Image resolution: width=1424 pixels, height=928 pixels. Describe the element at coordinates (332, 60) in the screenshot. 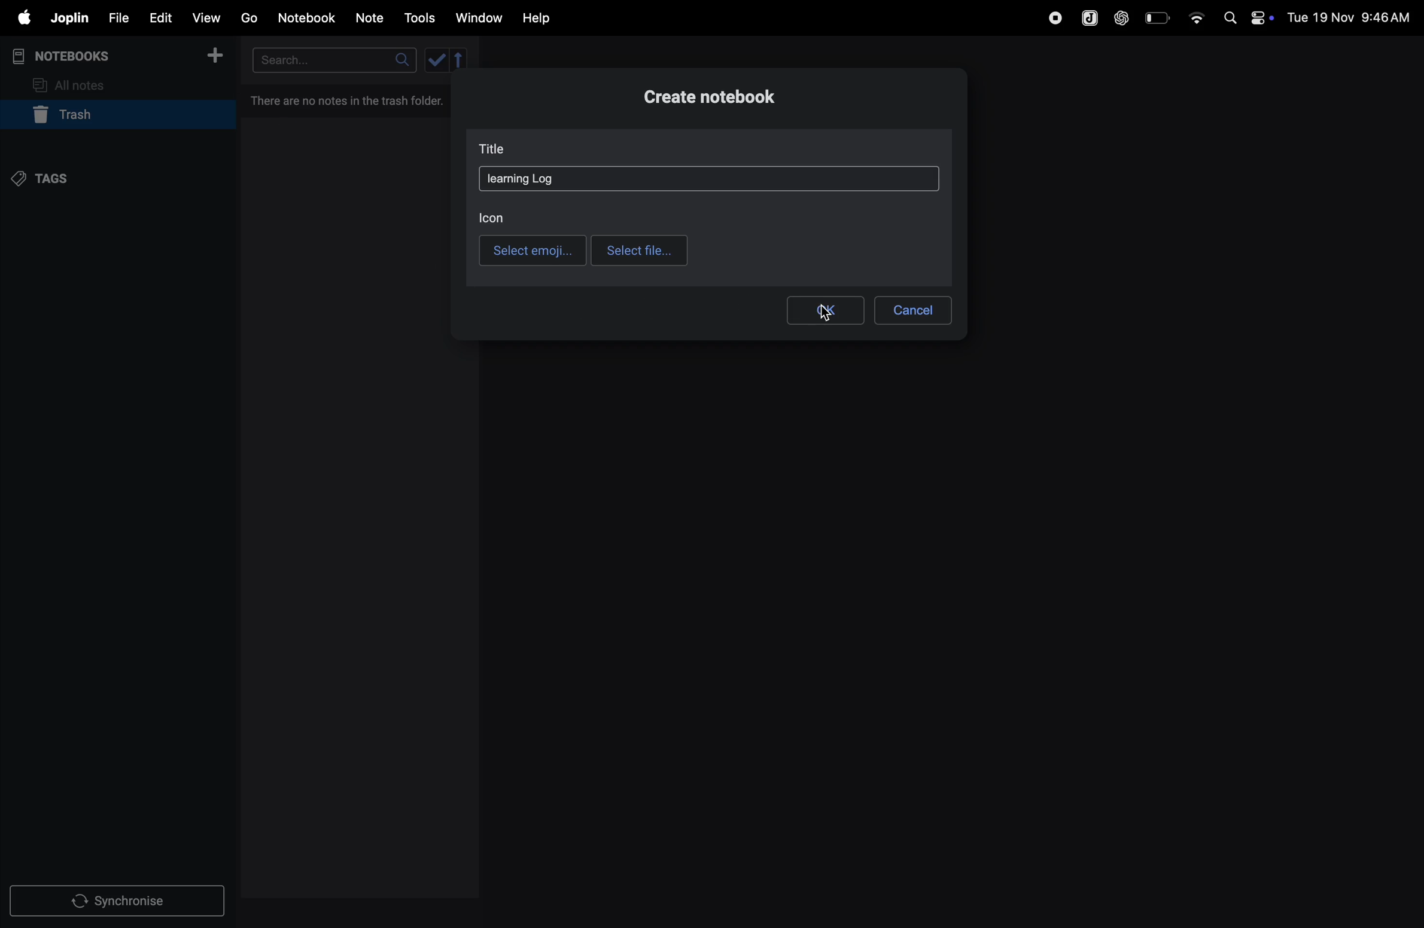

I see `search` at that location.